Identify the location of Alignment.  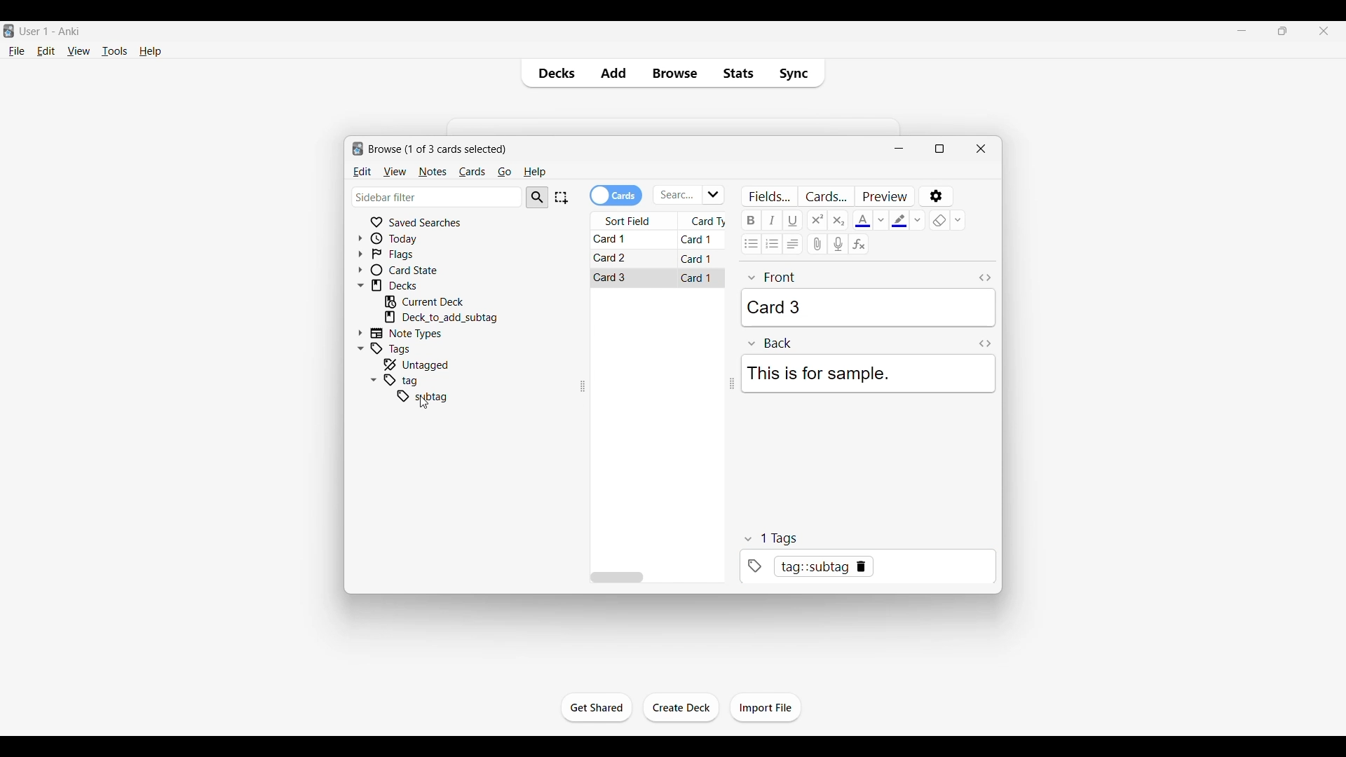
(792, 244).